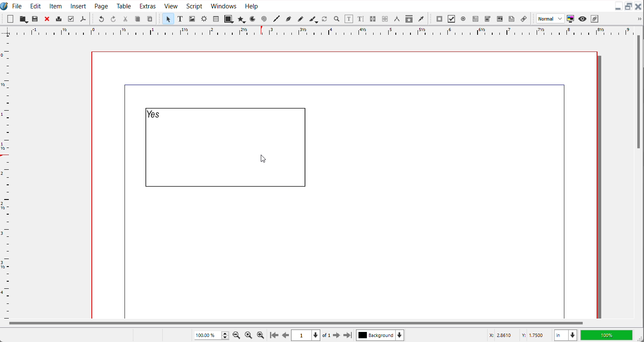 This screenshot has height=342, width=644. Describe the element at coordinates (336, 18) in the screenshot. I see `Zoom in or out` at that location.